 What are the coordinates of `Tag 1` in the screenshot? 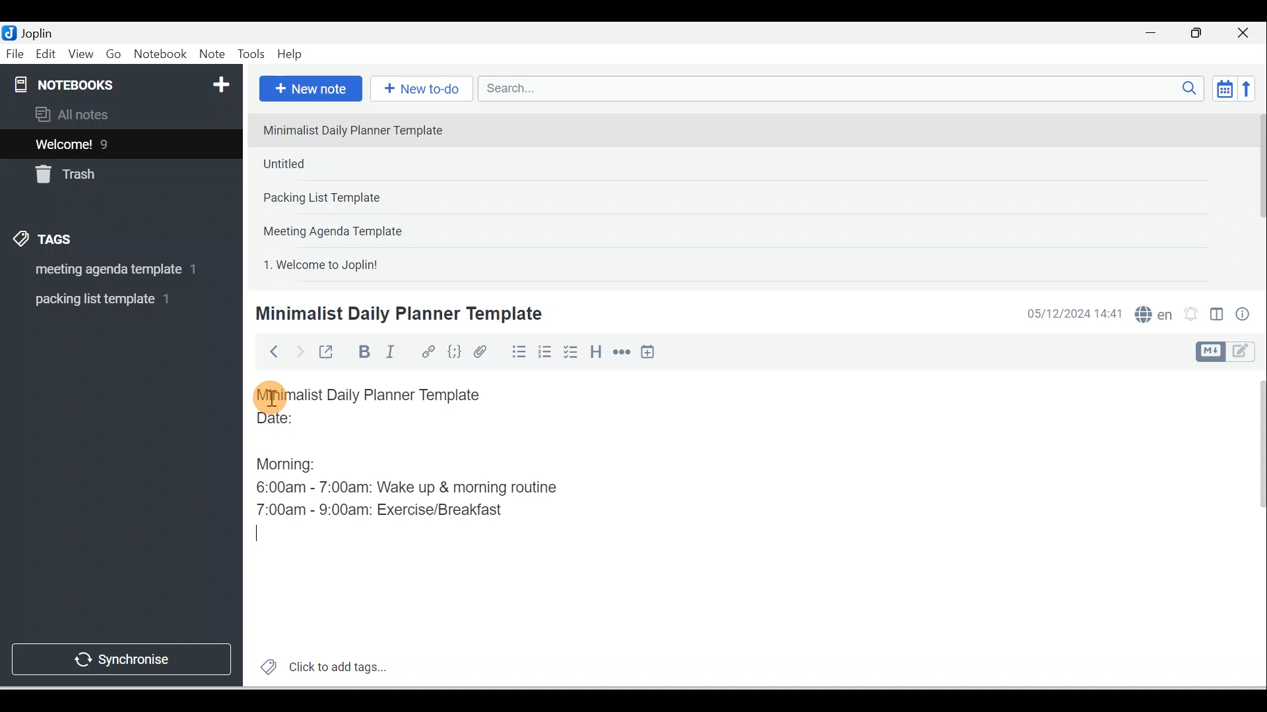 It's located at (104, 270).